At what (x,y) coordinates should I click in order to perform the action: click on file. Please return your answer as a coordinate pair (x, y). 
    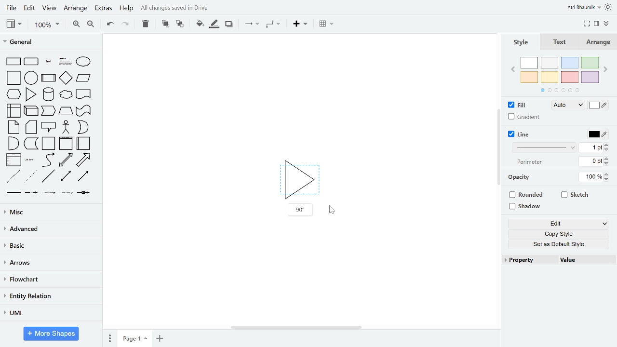
    Looking at the image, I should click on (11, 8).